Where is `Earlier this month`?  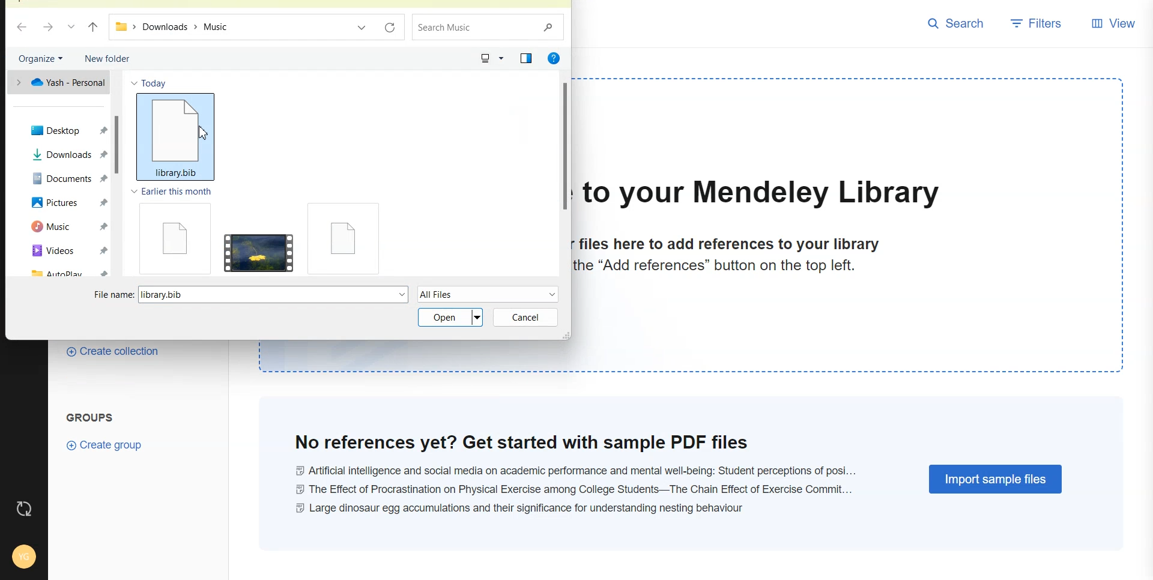 Earlier this month is located at coordinates (174, 193).